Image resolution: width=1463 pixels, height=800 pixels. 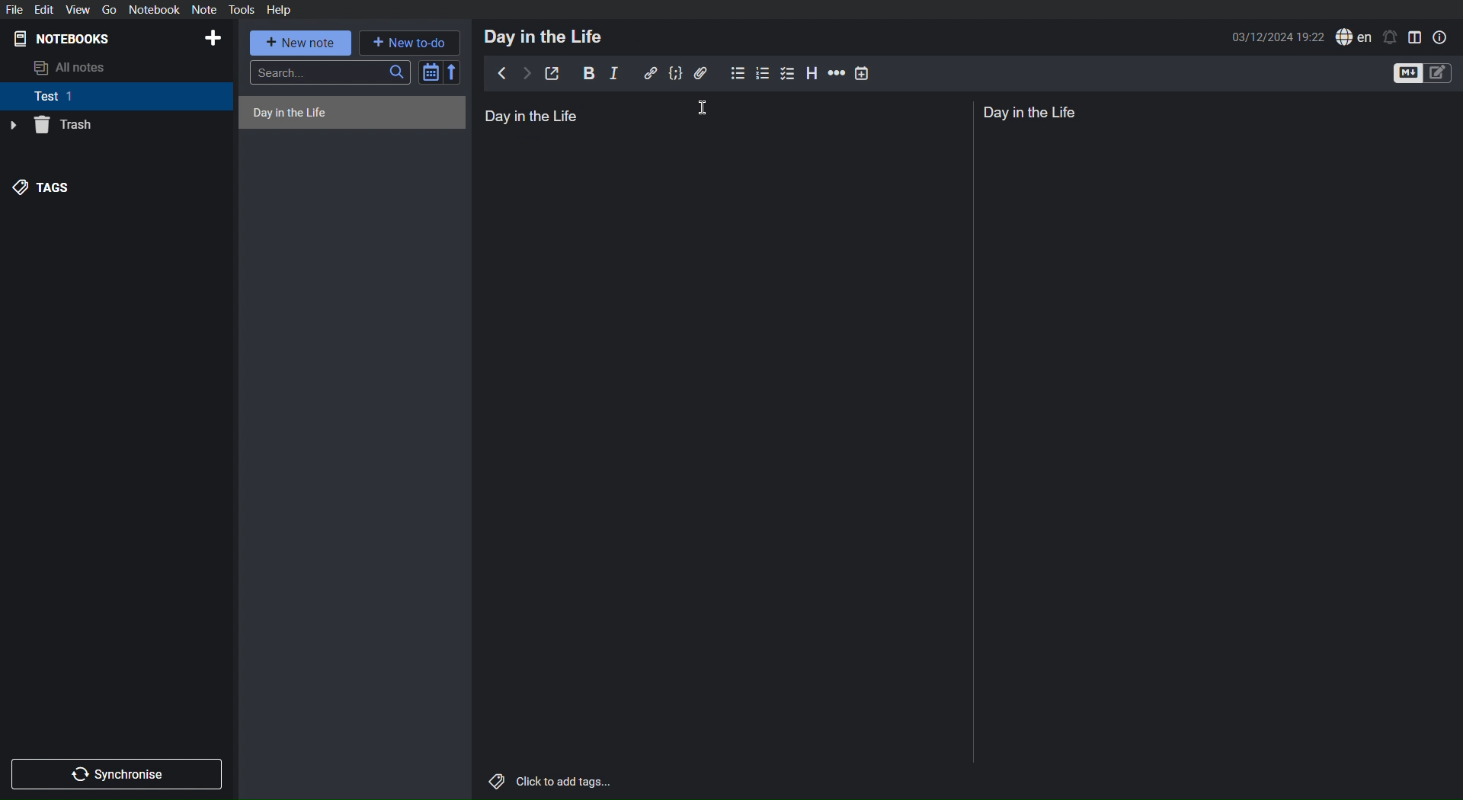 I want to click on Toggle Editors, so click(x=1421, y=73).